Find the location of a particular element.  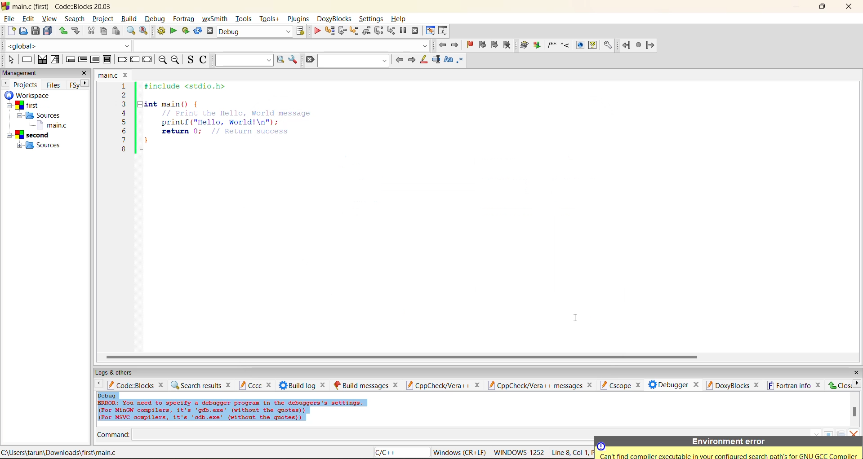

next bookmark is located at coordinates (495, 44).